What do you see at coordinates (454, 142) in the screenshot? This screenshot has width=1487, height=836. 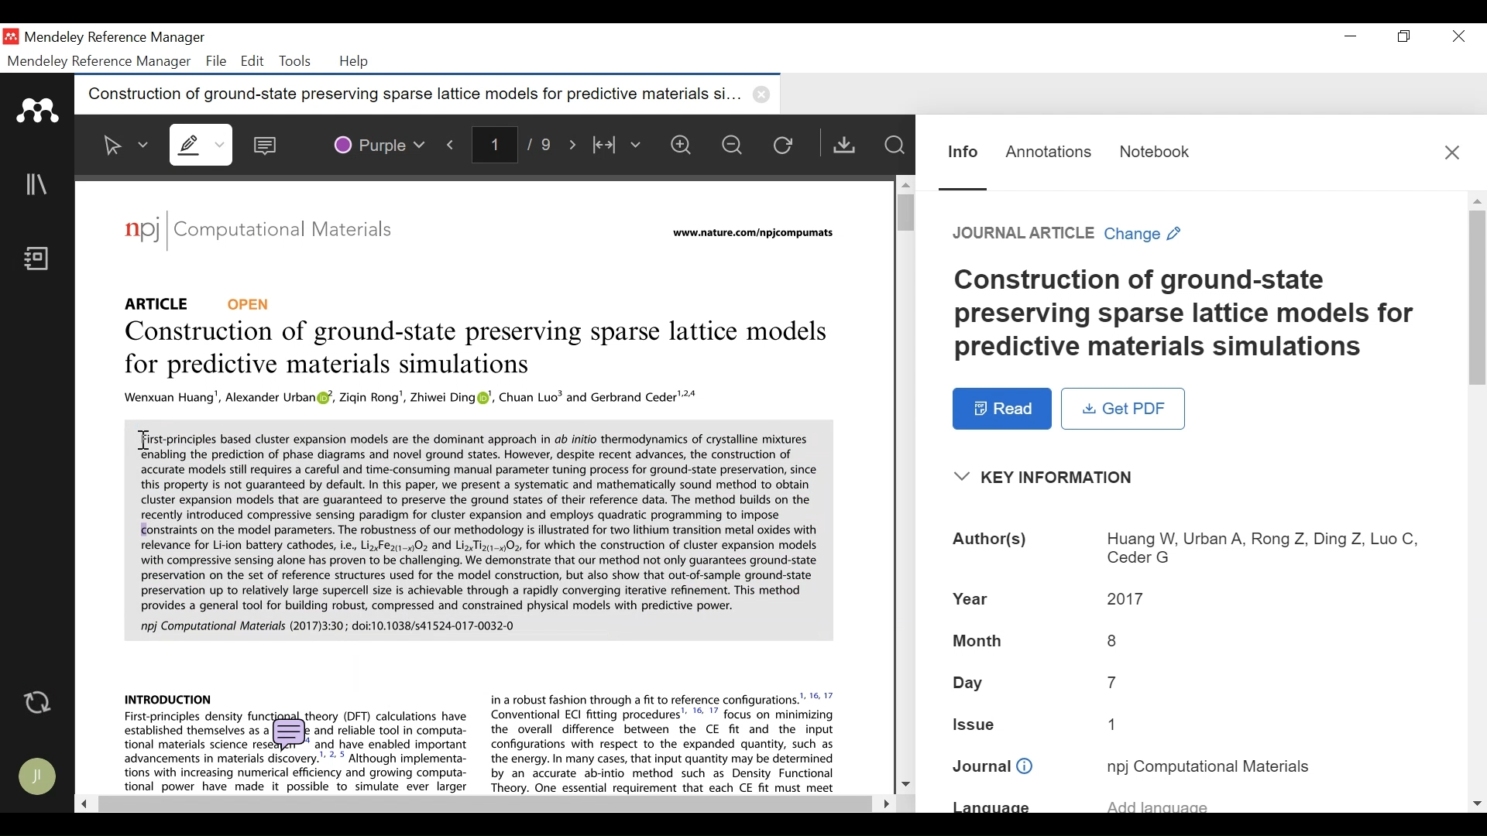 I see `Previous Page` at bounding box center [454, 142].